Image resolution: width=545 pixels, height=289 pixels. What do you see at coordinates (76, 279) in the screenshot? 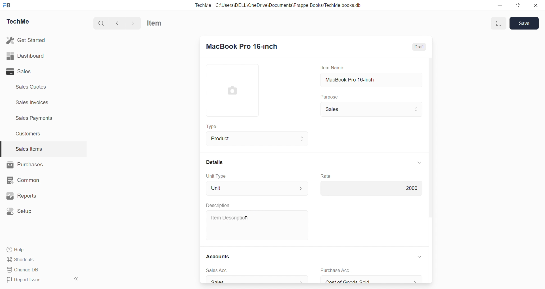
I see `<<` at bounding box center [76, 279].